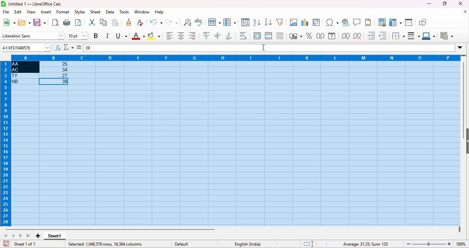 This screenshot has width=469, height=248. Describe the element at coordinates (236, 144) in the screenshot. I see `cells selected` at that location.